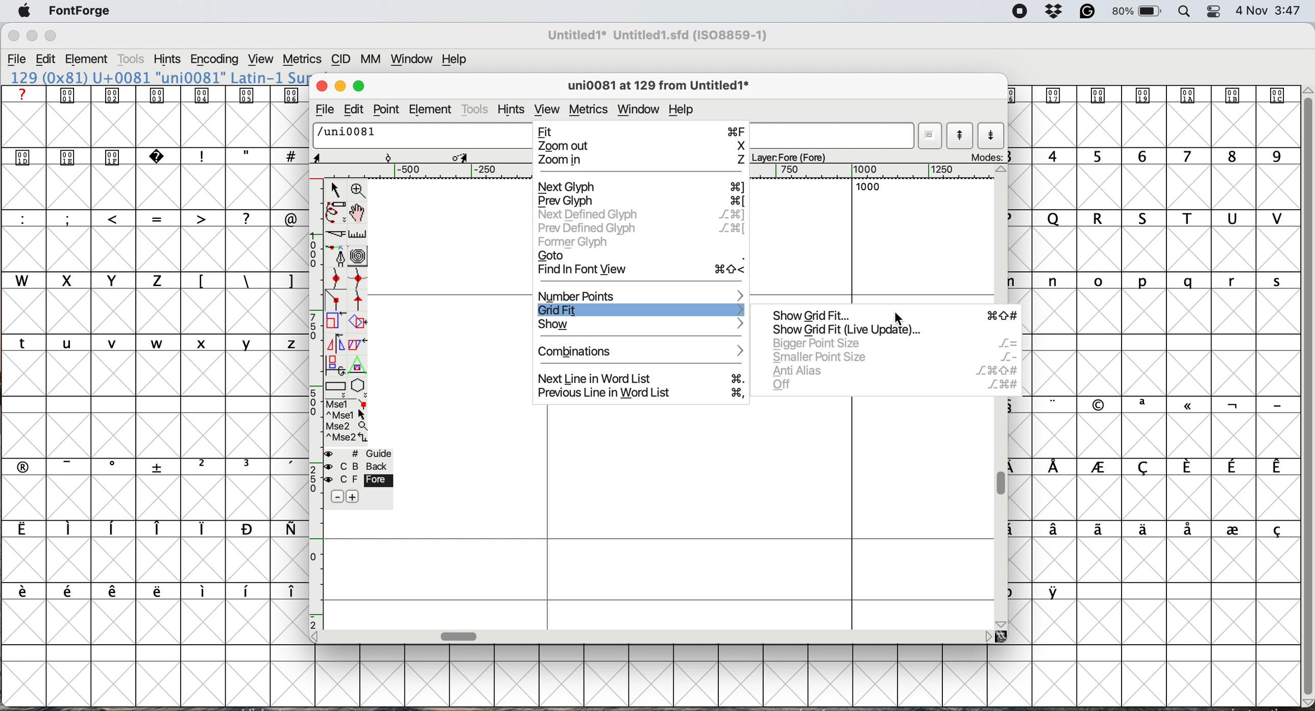  I want to click on next line in word list, so click(642, 379).